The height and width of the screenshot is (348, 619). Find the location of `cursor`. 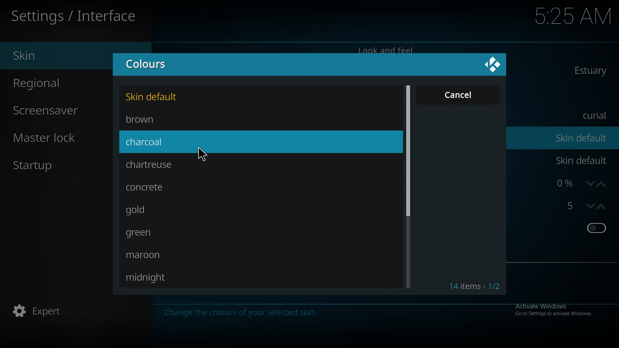

cursor is located at coordinates (204, 156).